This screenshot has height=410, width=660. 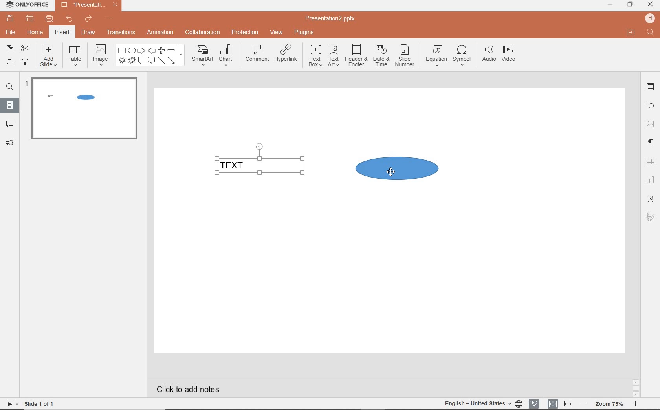 I want to click on customize quick access toolbar, so click(x=108, y=19).